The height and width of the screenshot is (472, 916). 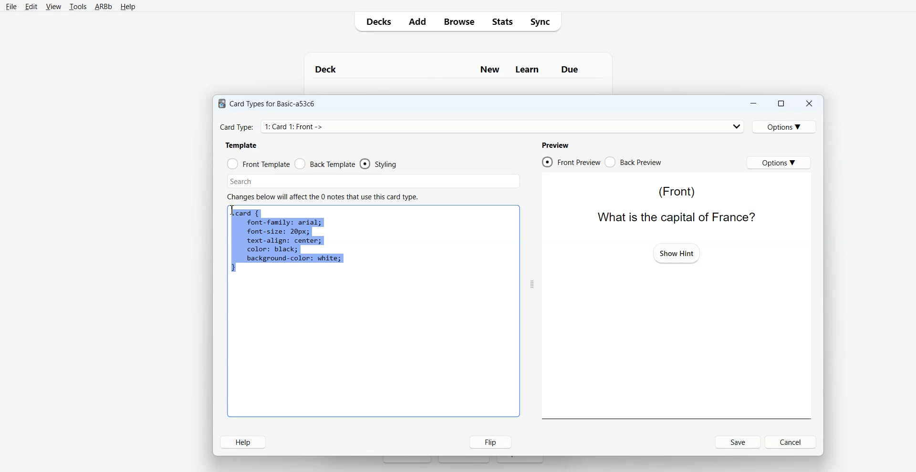 What do you see at coordinates (786, 126) in the screenshot?
I see `Options` at bounding box center [786, 126].